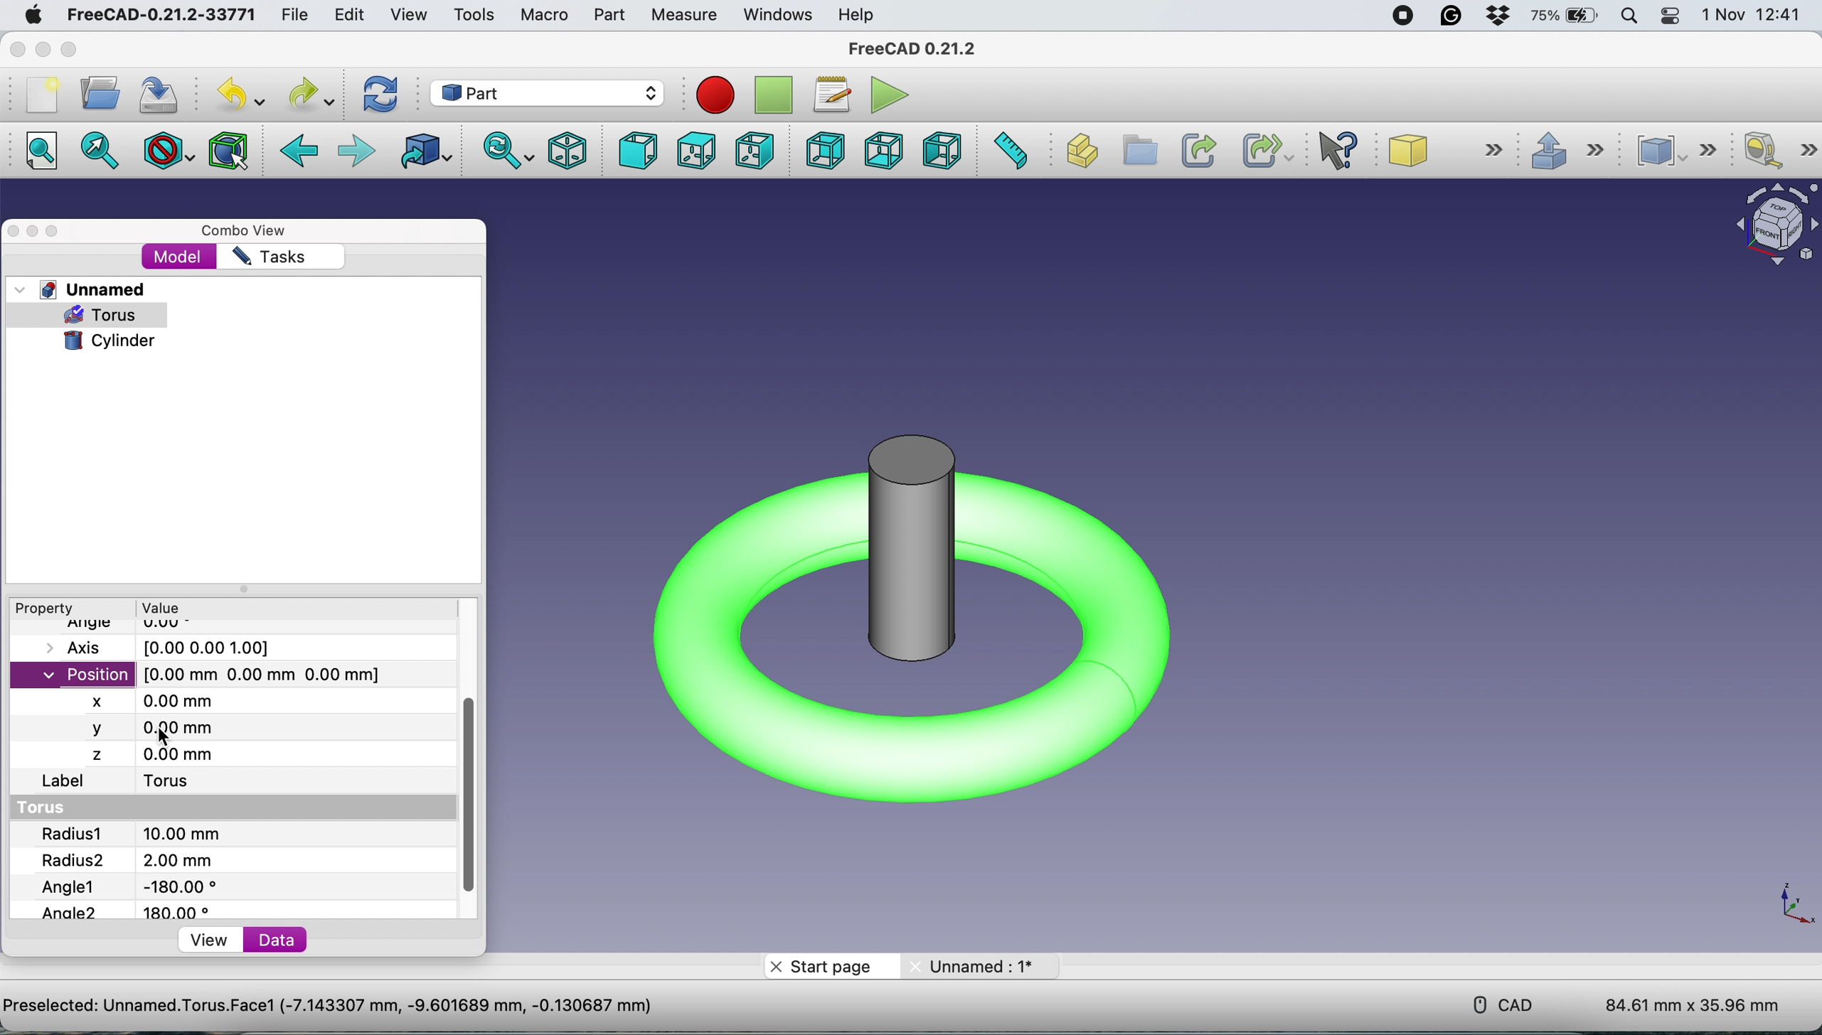 This screenshot has width=1822, height=1035. Describe the element at coordinates (1141, 151) in the screenshot. I see `create group` at that location.